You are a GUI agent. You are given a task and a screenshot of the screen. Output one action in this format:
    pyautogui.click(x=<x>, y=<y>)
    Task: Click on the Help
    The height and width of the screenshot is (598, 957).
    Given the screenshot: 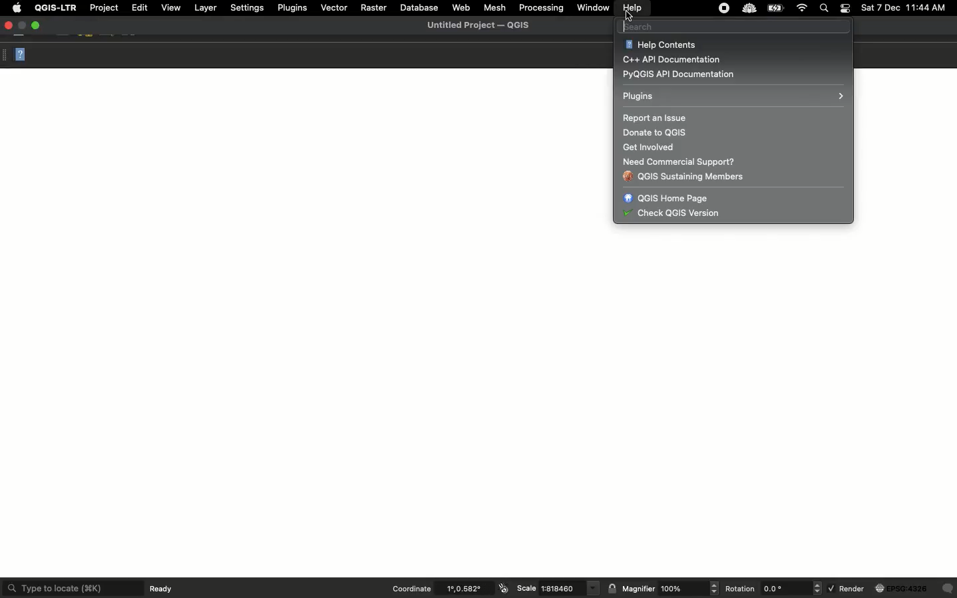 What is the action you would take?
    pyautogui.click(x=21, y=55)
    